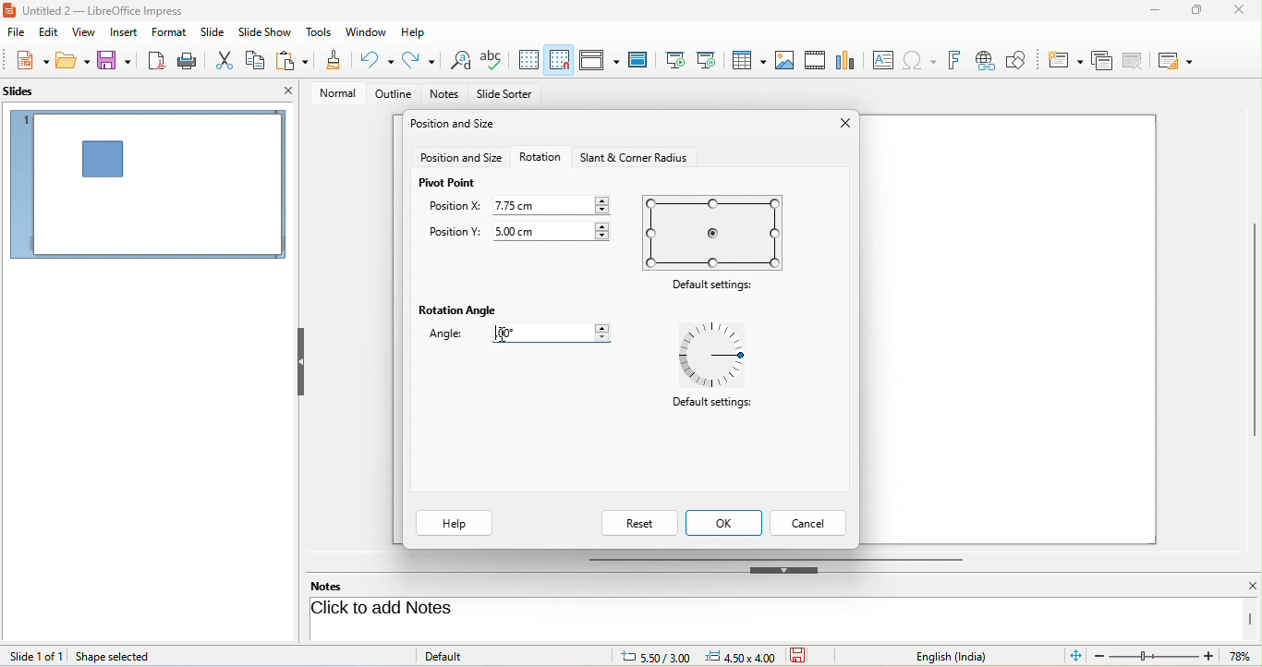 The image size is (1262, 667). I want to click on redo, so click(419, 61).